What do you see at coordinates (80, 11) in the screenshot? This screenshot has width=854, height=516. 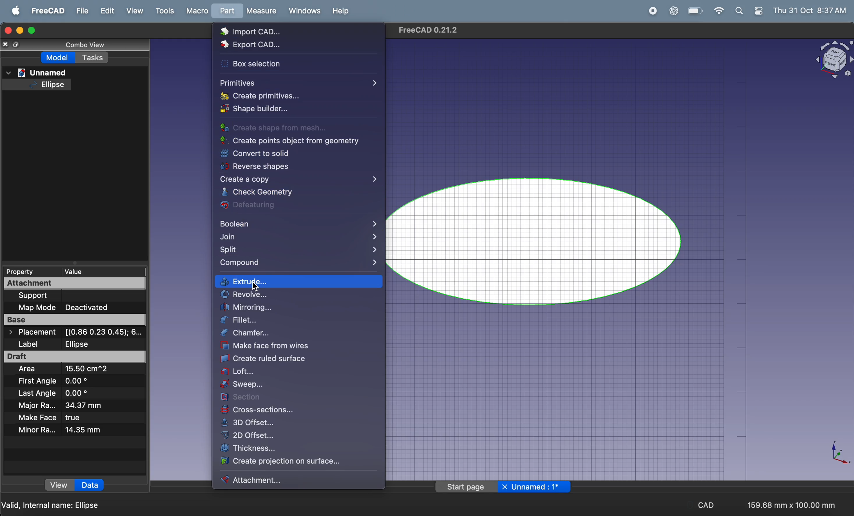 I see `file` at bounding box center [80, 11].